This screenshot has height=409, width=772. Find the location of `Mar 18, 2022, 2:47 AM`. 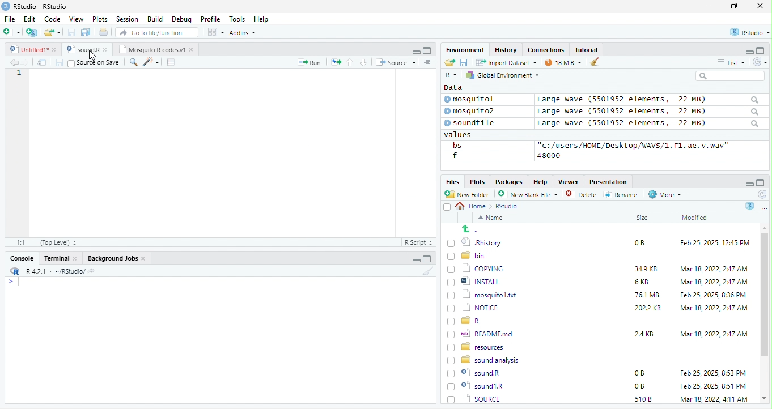

Mar 18, 2022, 2:47 AM is located at coordinates (714, 333).